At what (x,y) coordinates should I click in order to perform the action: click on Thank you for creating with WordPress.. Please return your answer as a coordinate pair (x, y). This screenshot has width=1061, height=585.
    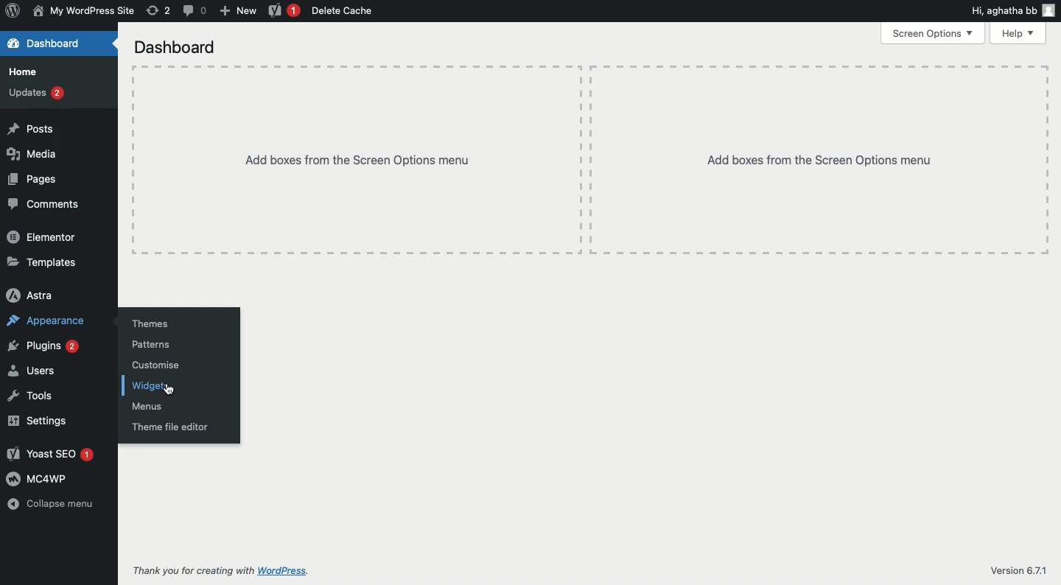
    Looking at the image, I should click on (222, 570).